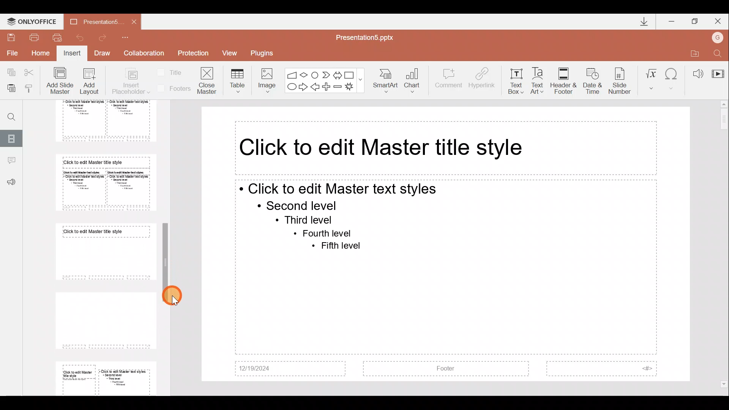 This screenshot has width=729, height=410. Describe the element at coordinates (292, 74) in the screenshot. I see `Flowchart - manual input` at that location.